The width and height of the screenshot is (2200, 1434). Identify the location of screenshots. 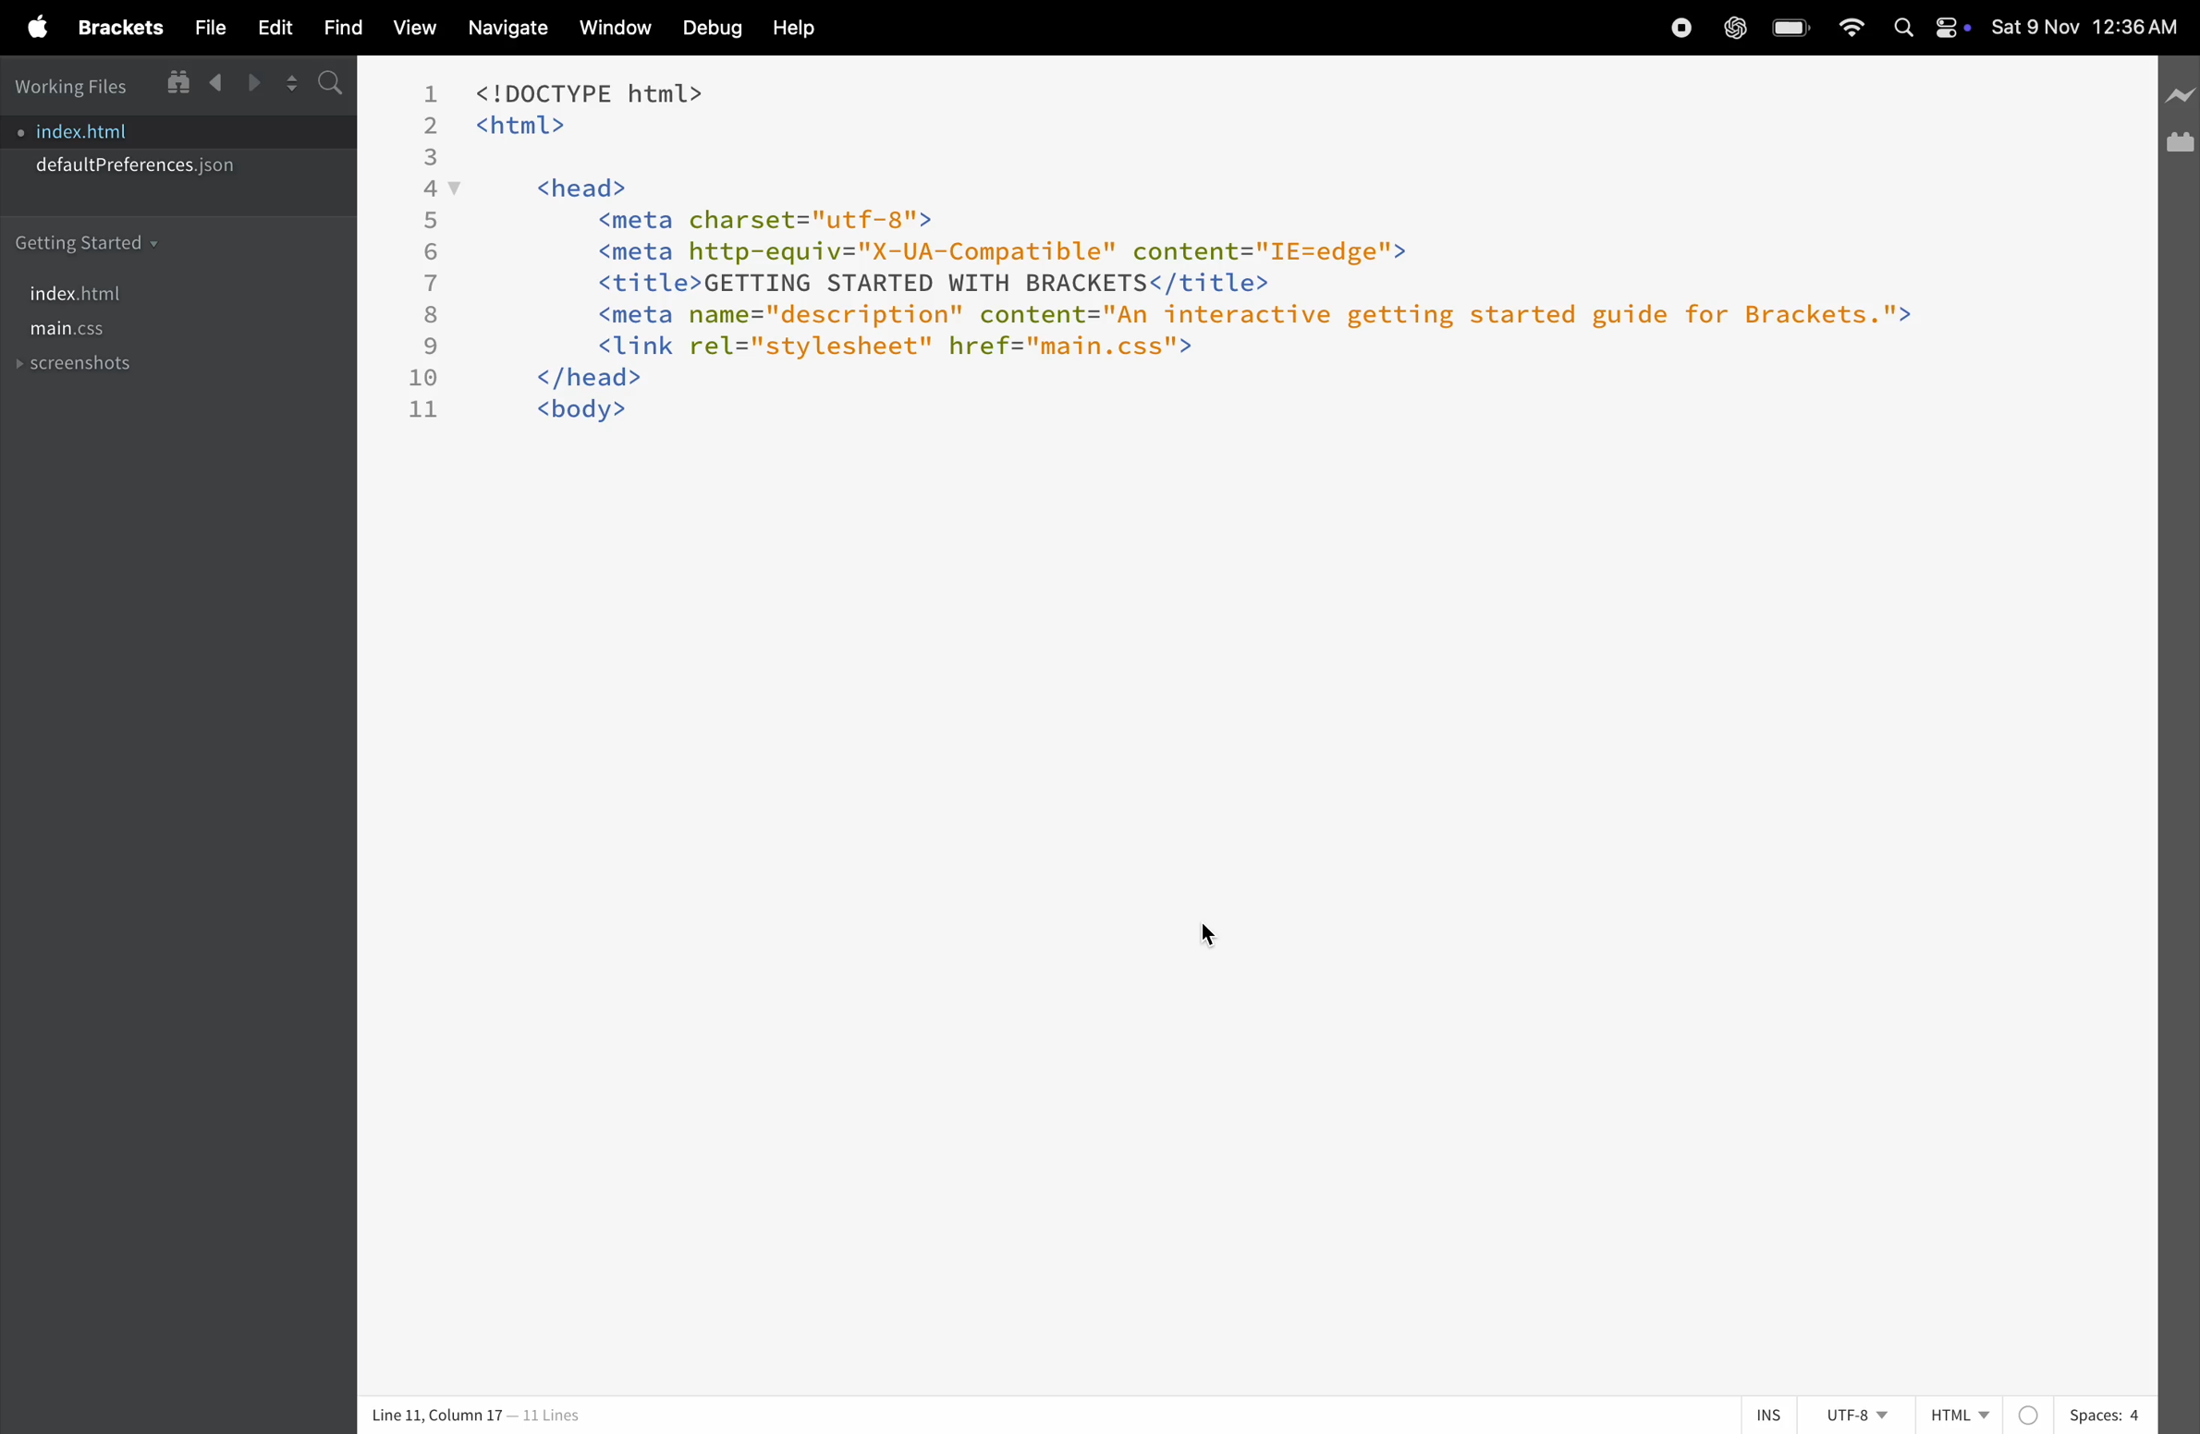
(79, 370).